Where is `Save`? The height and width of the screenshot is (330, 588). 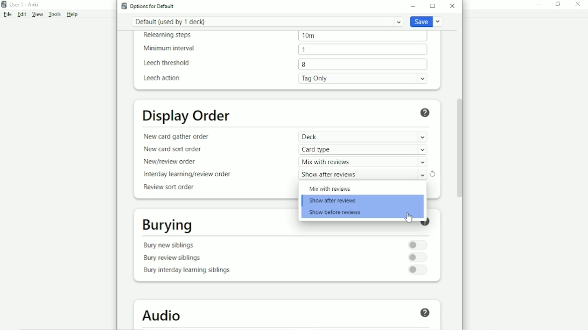
Save is located at coordinates (427, 21).